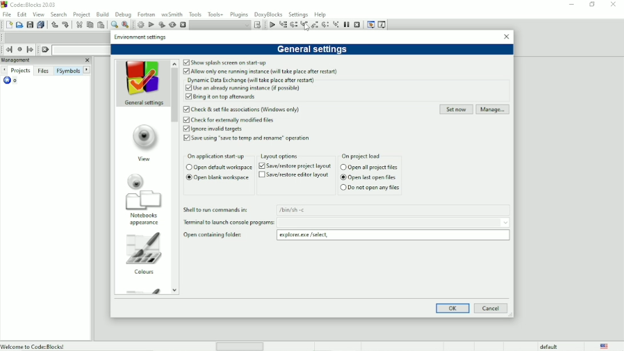  What do you see at coordinates (231, 119) in the screenshot?
I see `Check for externally modified files` at bounding box center [231, 119].